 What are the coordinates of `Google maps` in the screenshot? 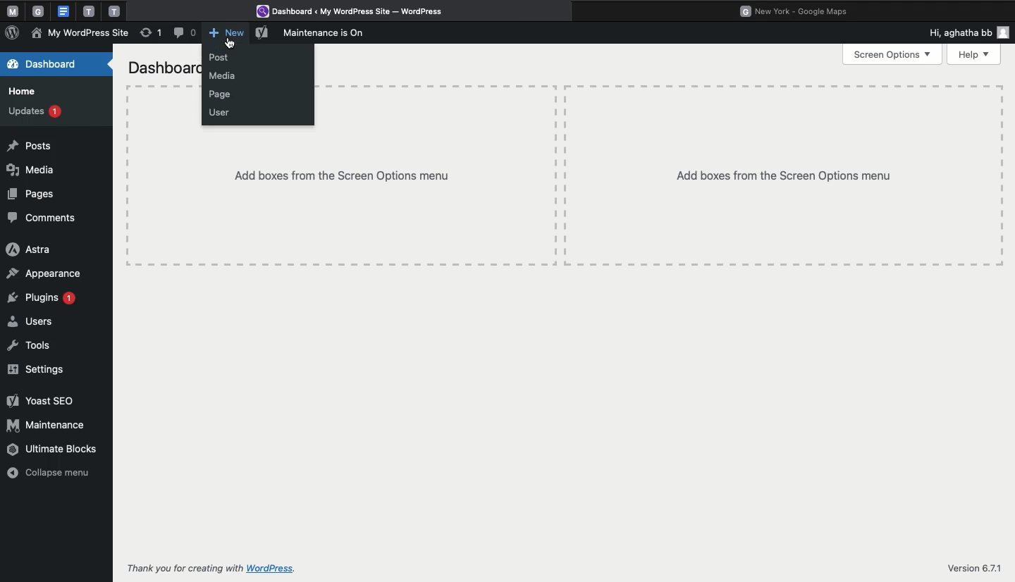 It's located at (799, 10).